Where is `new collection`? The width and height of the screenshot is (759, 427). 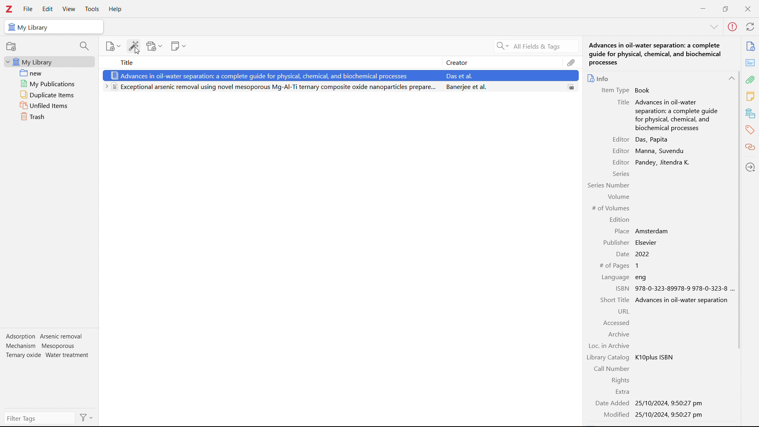
new collection is located at coordinates (11, 46).